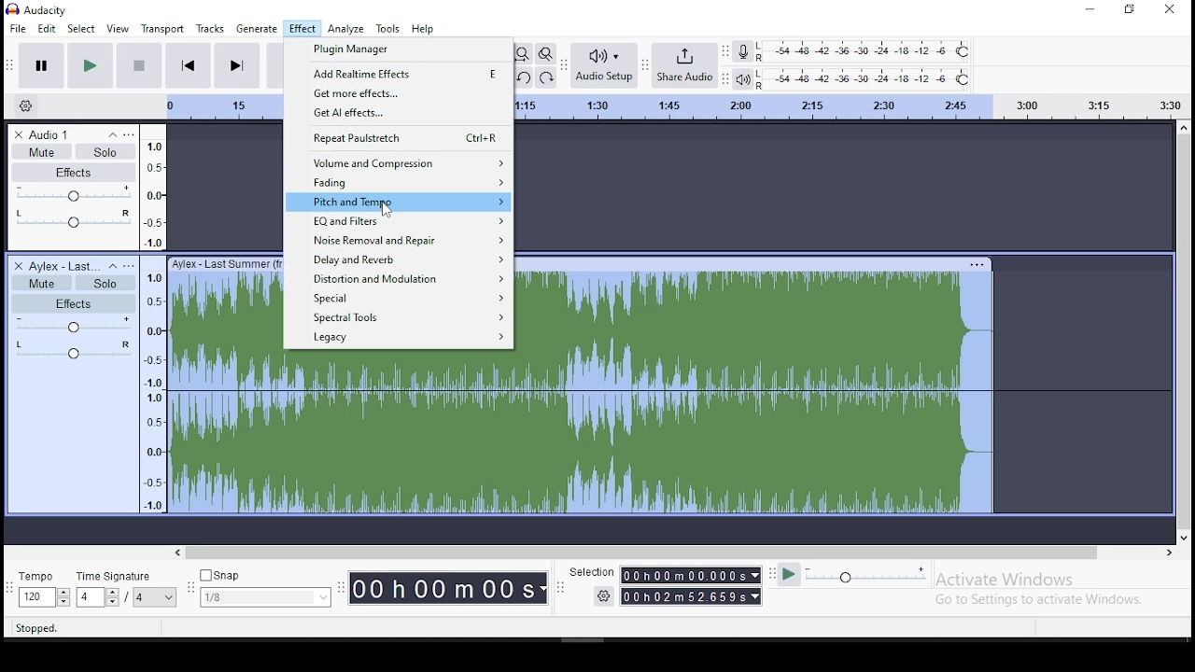 This screenshot has height=672, width=1195. I want to click on volume, so click(75, 196).